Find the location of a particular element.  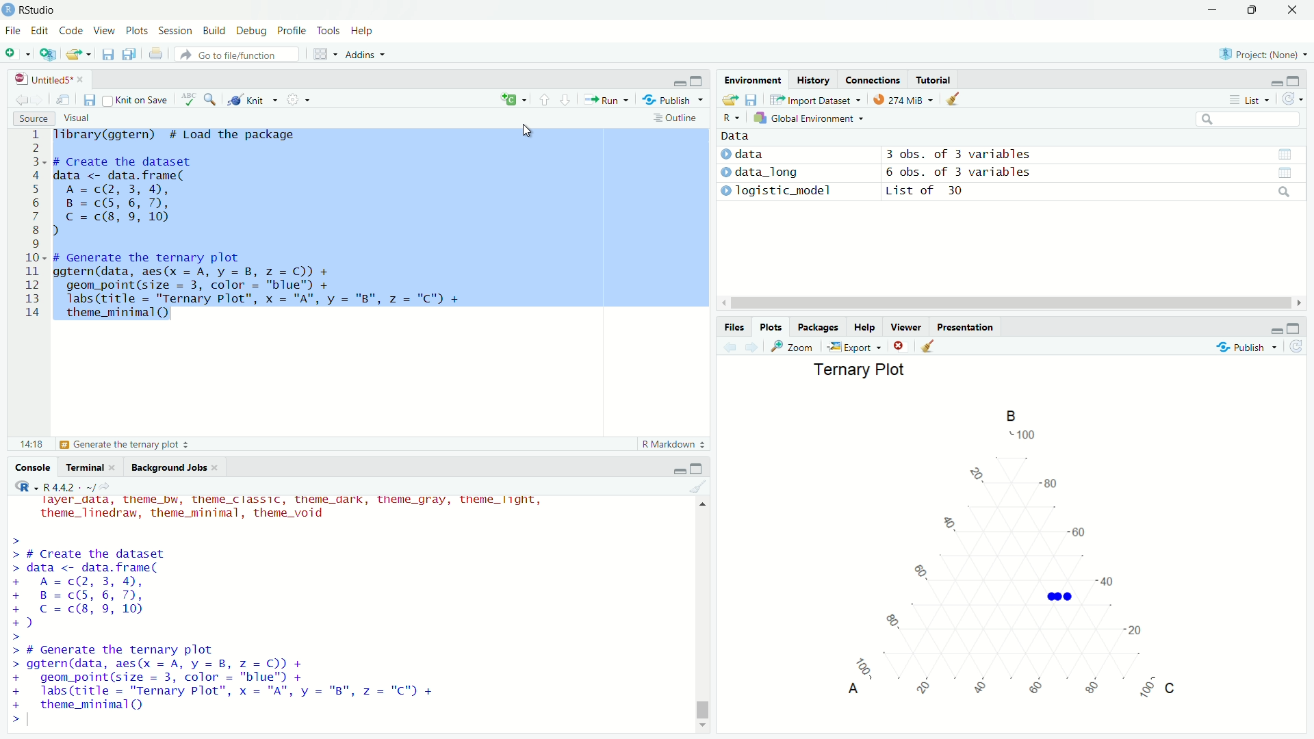

| Project: (None) is located at coordinates (1257, 54).